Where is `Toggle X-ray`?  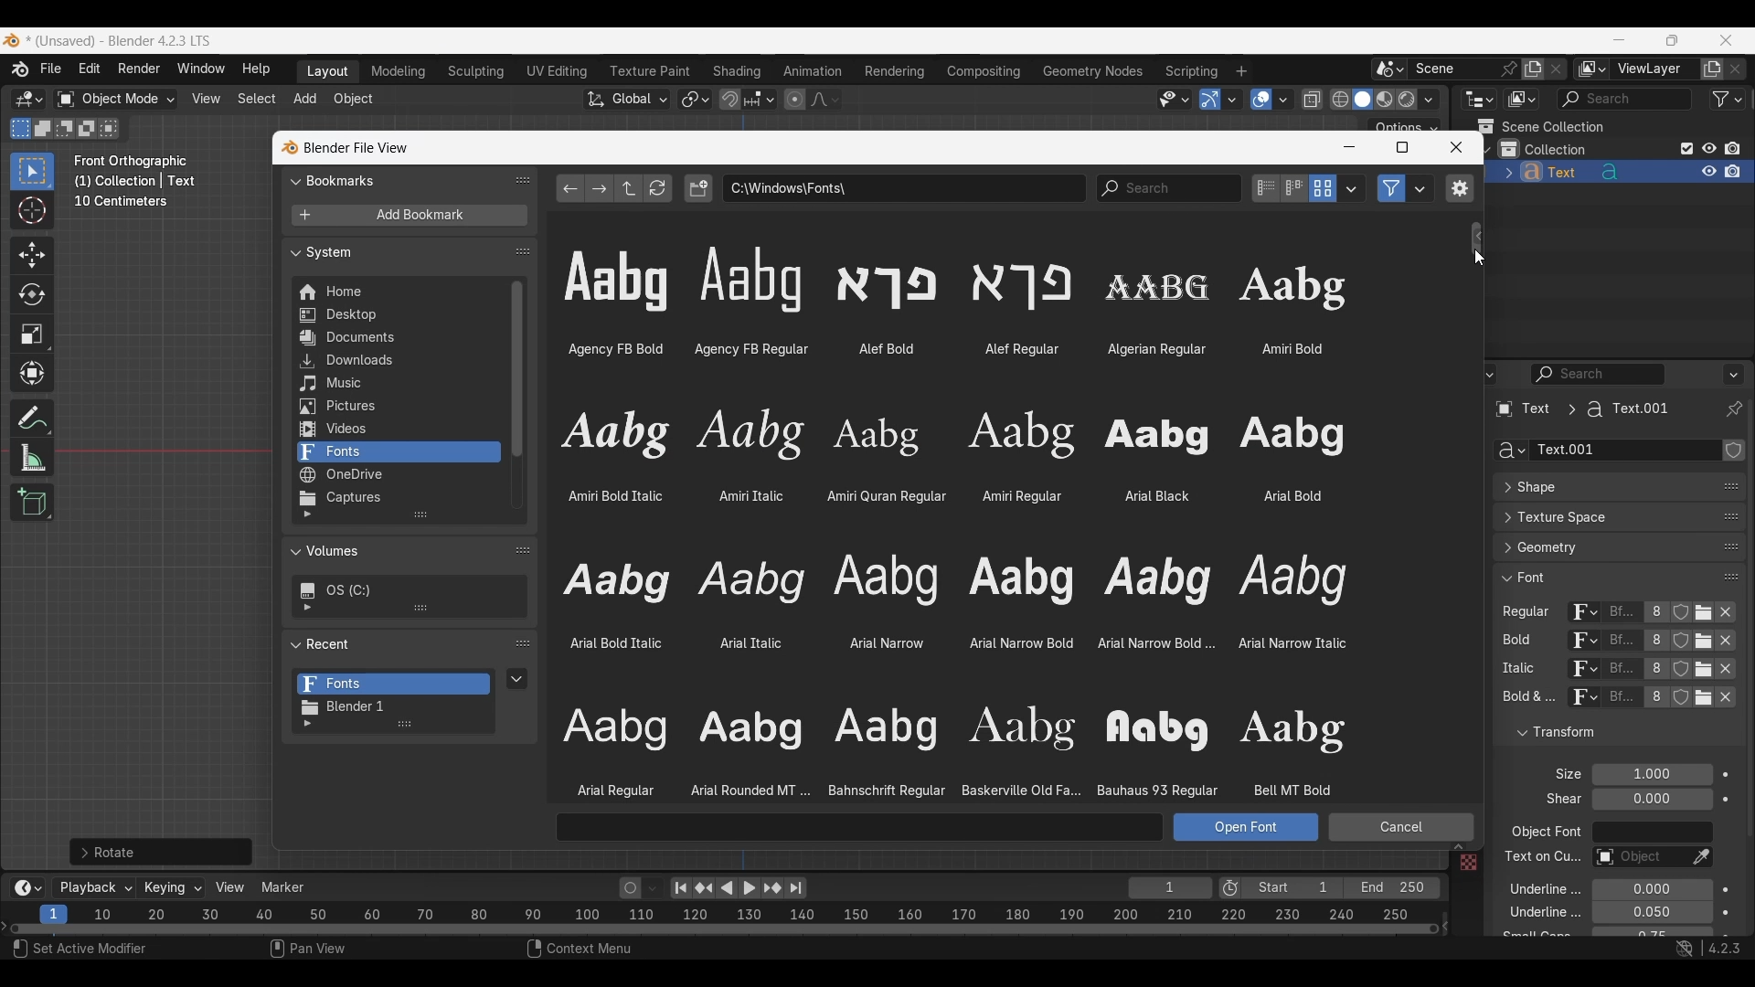 Toggle X-ray is located at coordinates (1313, 100).